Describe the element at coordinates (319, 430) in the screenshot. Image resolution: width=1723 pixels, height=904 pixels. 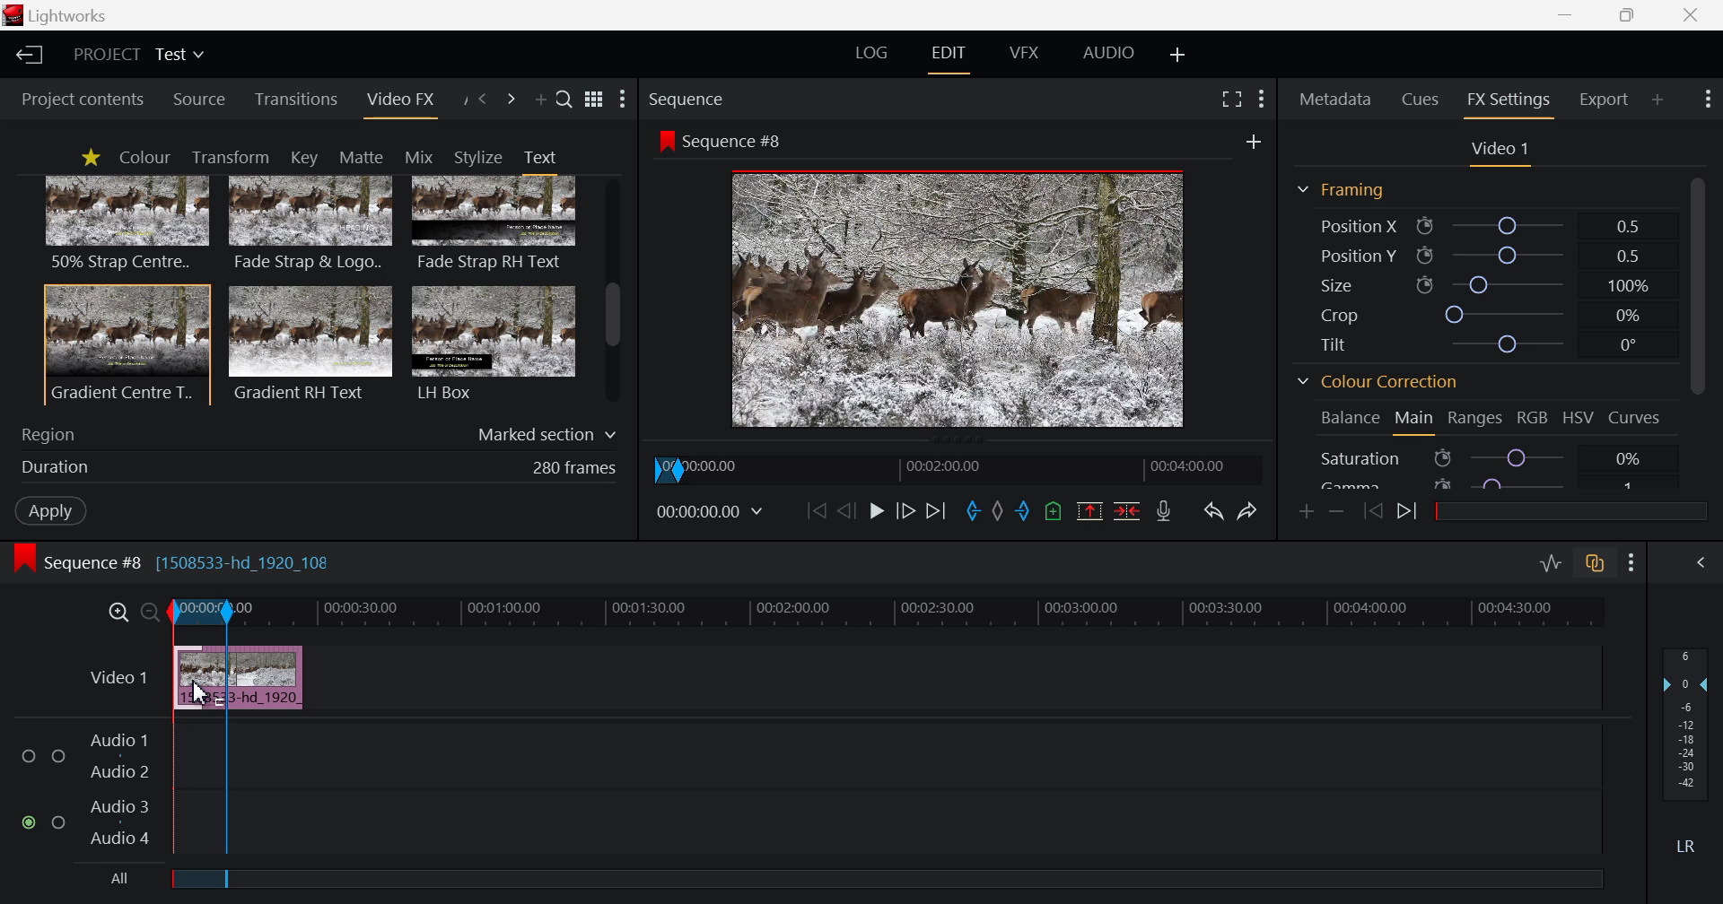
I see `Region` at that location.